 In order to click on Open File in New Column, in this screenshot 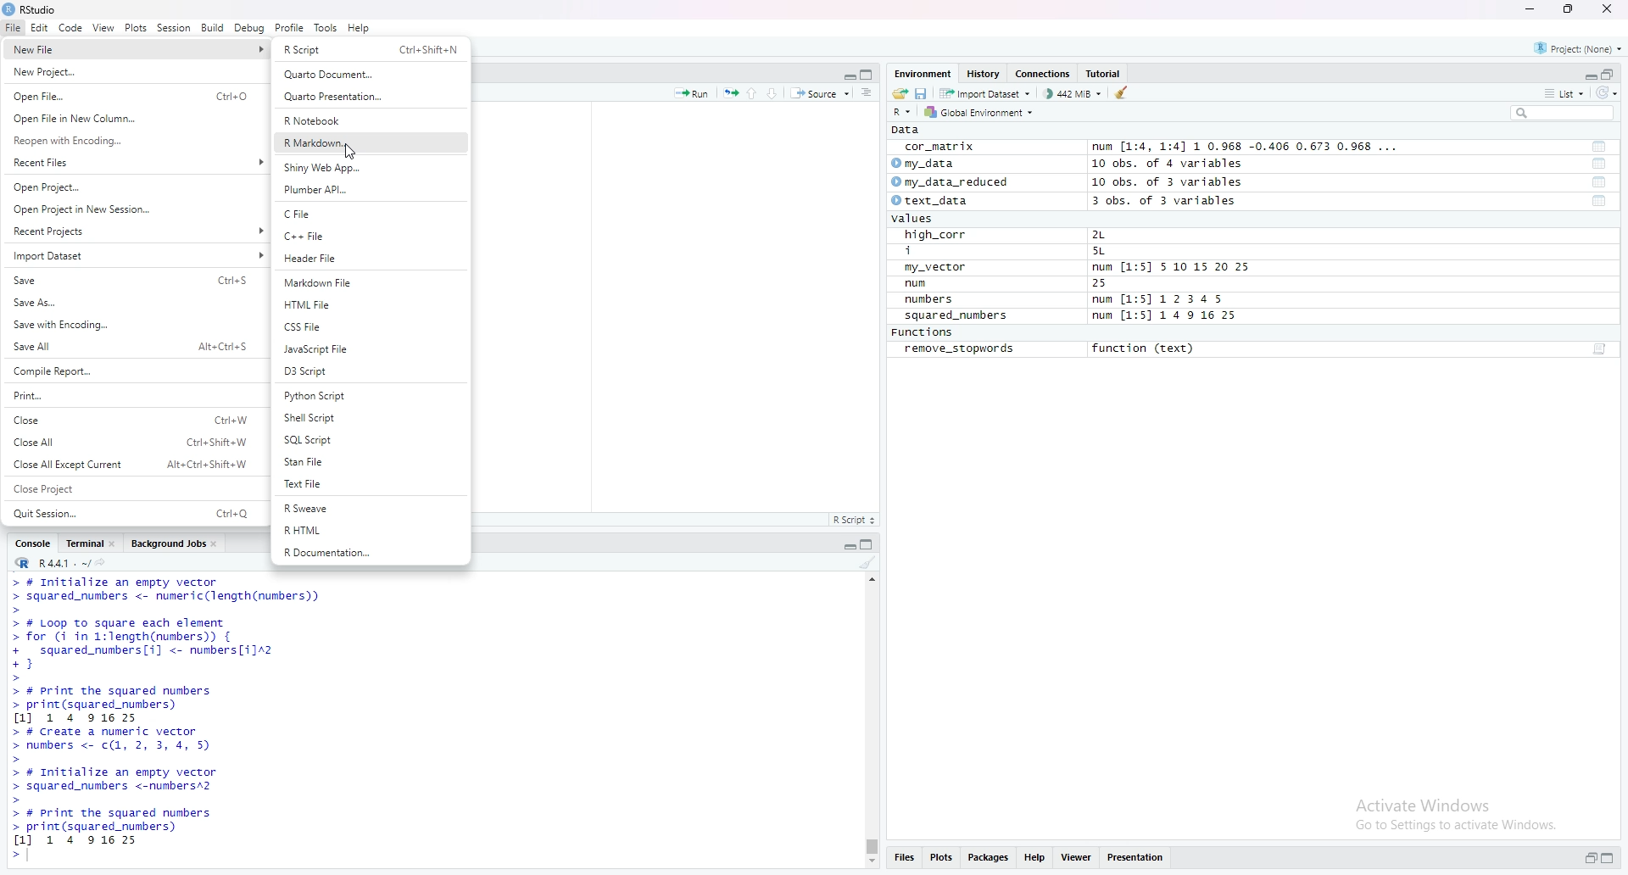, I will do `click(129, 117)`.